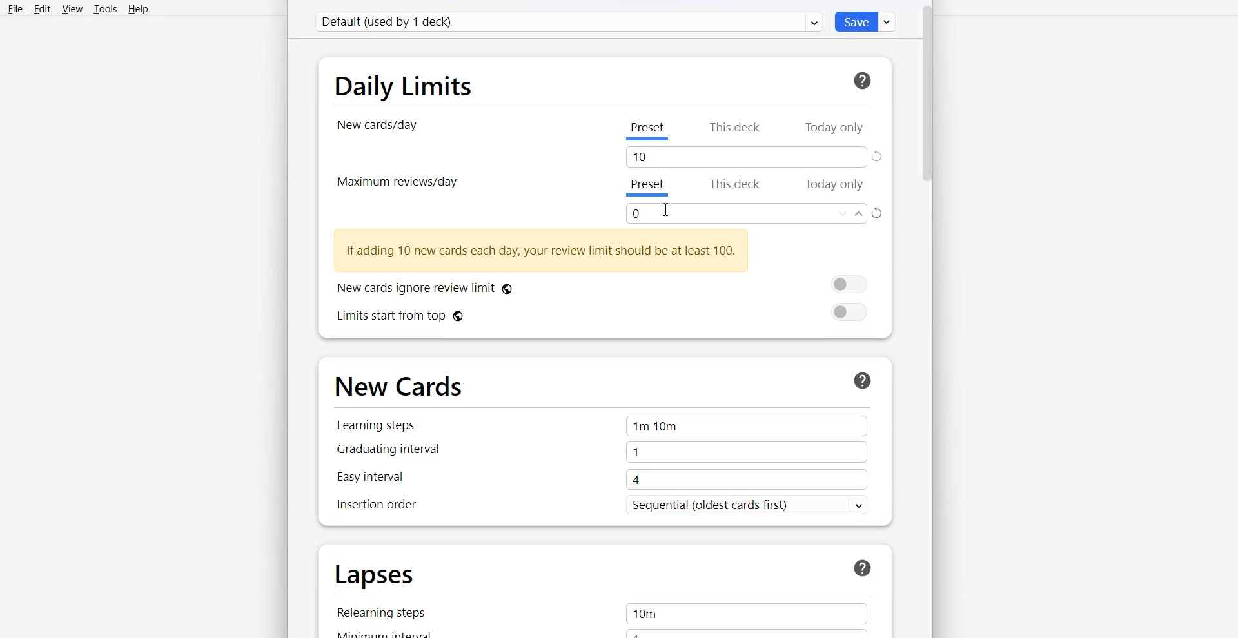 The width and height of the screenshot is (1238, 638). I want to click on Graduating interval, so click(600, 454).